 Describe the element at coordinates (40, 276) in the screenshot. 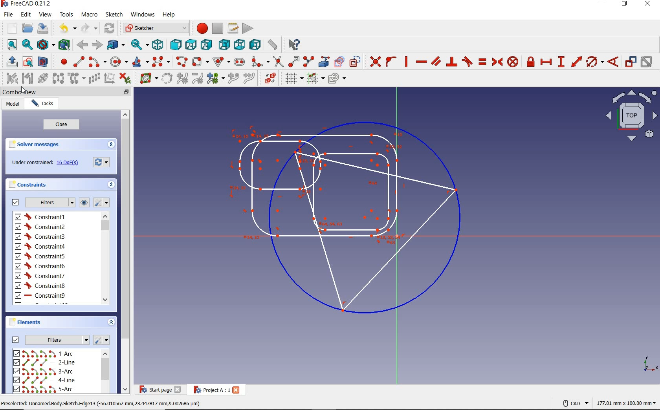

I see `constraint7` at that location.